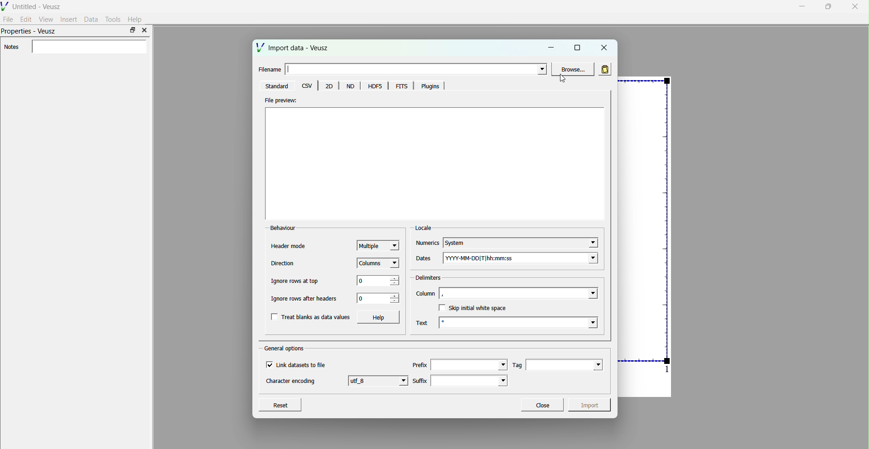 The image size is (869, 449). Describe the element at coordinates (296, 282) in the screenshot. I see `Ignore rows at top.` at that location.